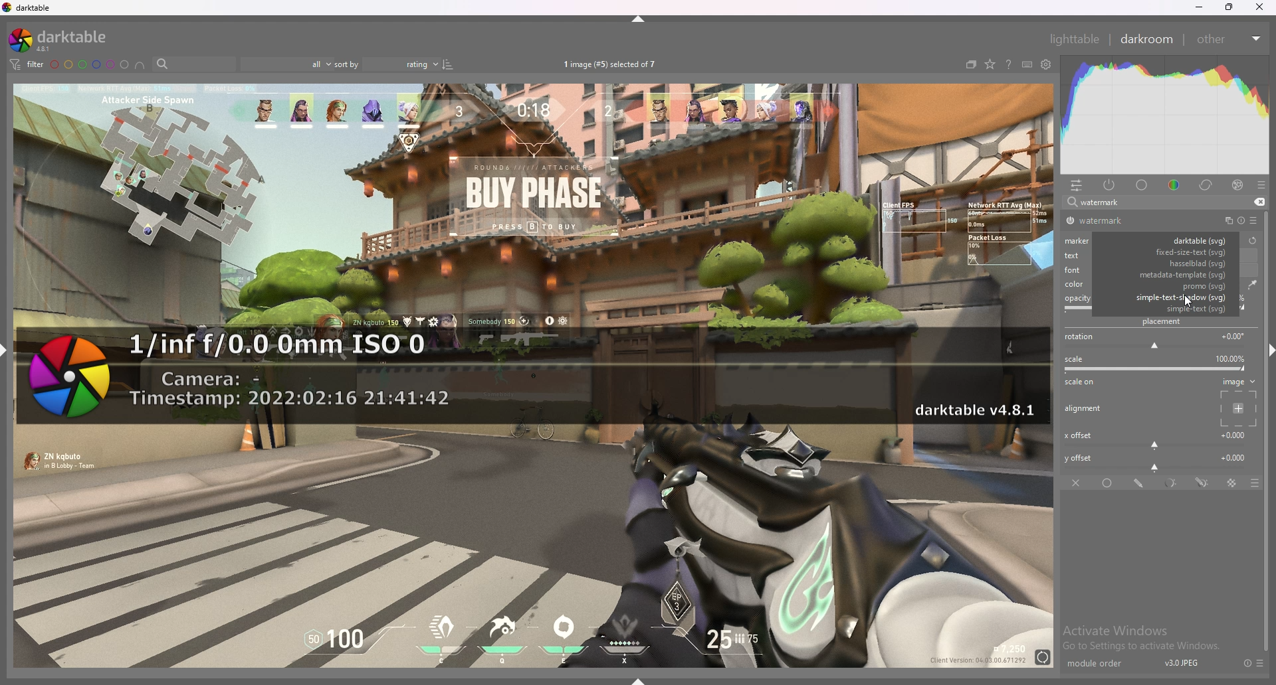 The width and height of the screenshot is (1276, 685). Describe the element at coordinates (640, 19) in the screenshot. I see `hide` at that location.